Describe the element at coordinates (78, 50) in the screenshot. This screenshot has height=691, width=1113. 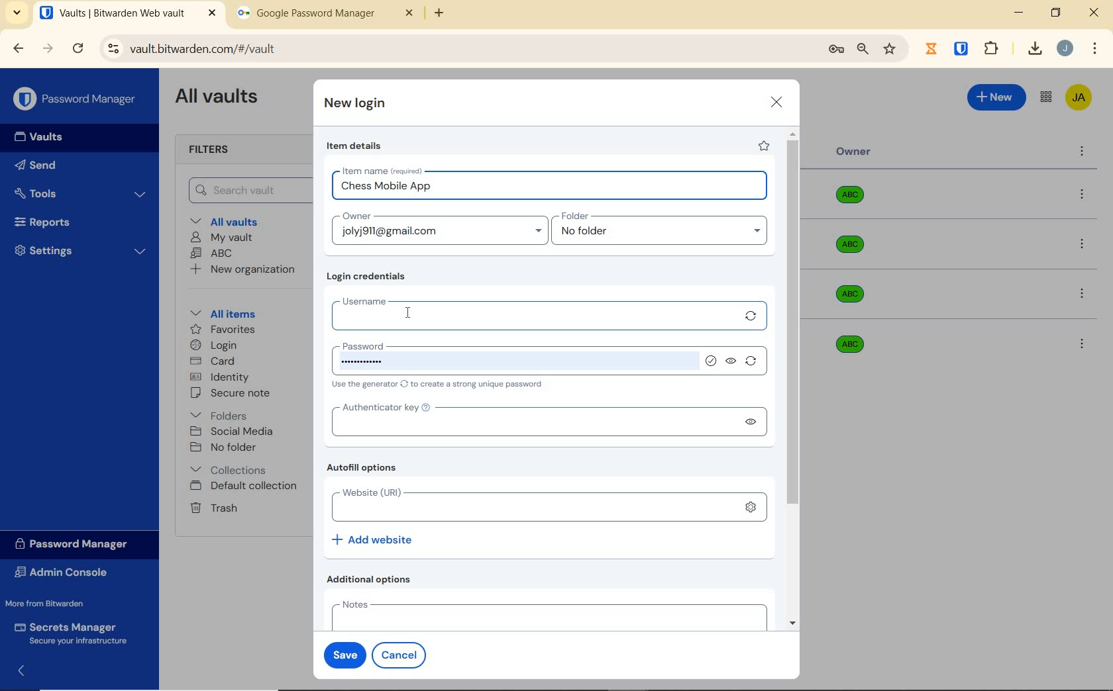
I see `reload` at that location.